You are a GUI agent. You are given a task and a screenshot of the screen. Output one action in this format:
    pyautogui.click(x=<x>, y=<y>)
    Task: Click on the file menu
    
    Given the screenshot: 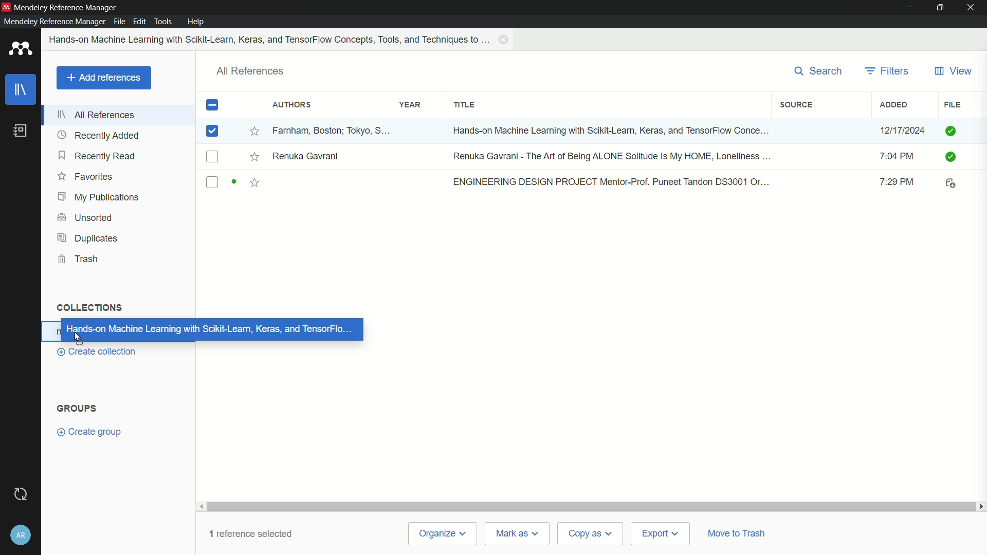 What is the action you would take?
    pyautogui.click(x=119, y=21)
    